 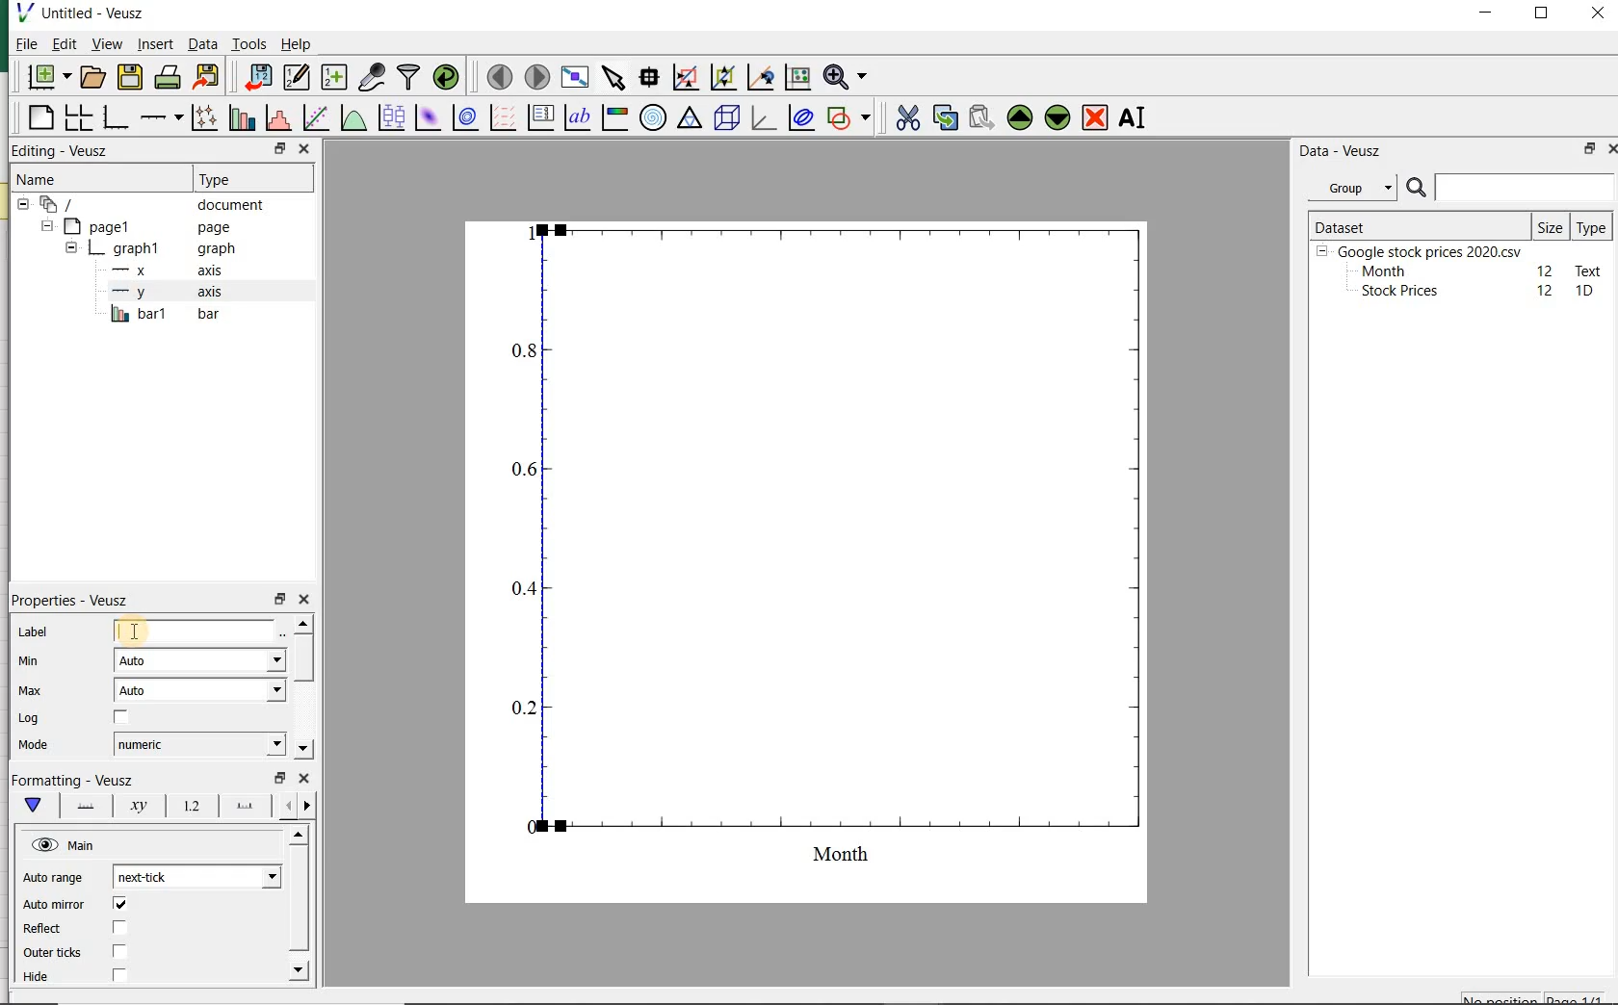 I want to click on 3d scene, so click(x=727, y=119).